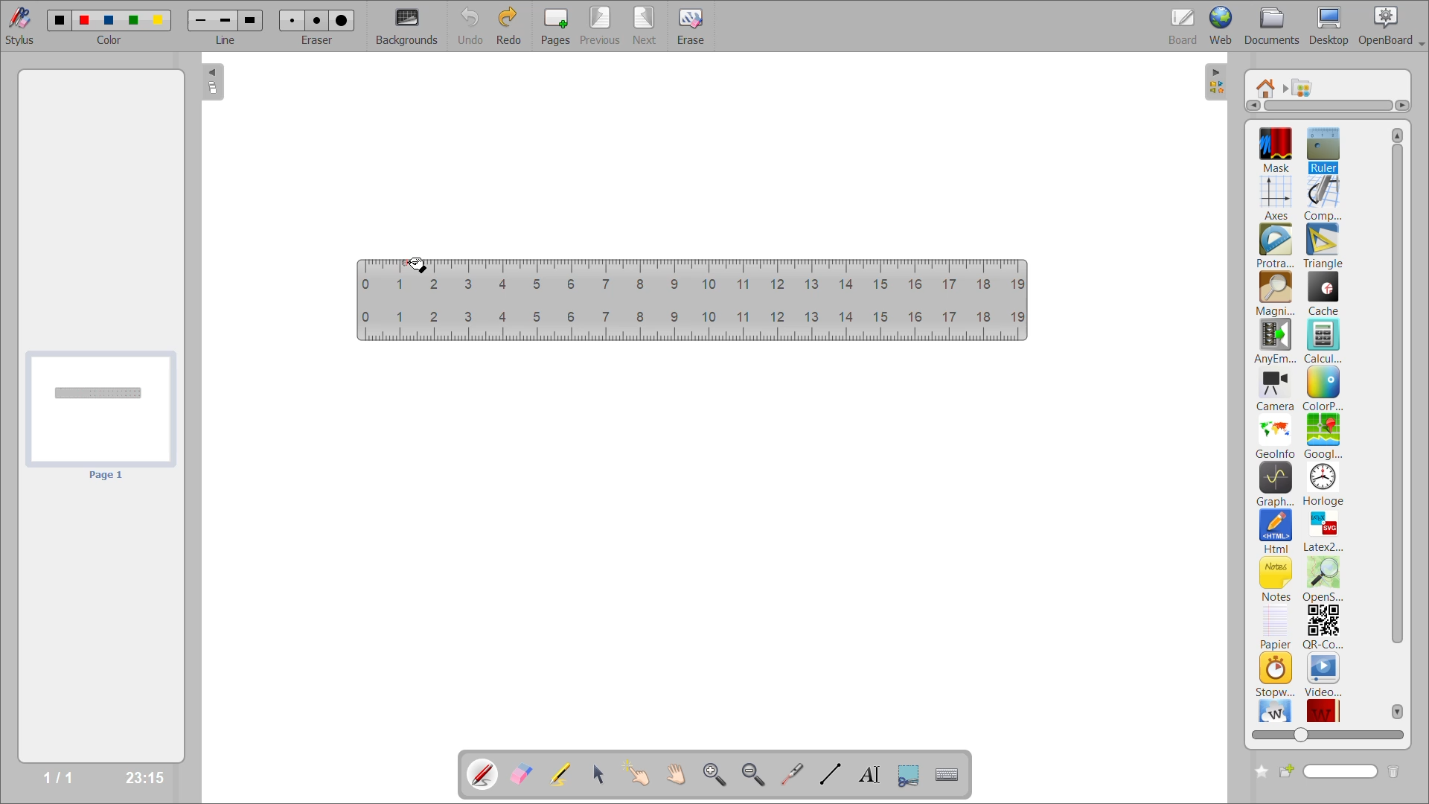 This screenshot has height=804, width=1429. I want to click on ruler, so click(692, 301).